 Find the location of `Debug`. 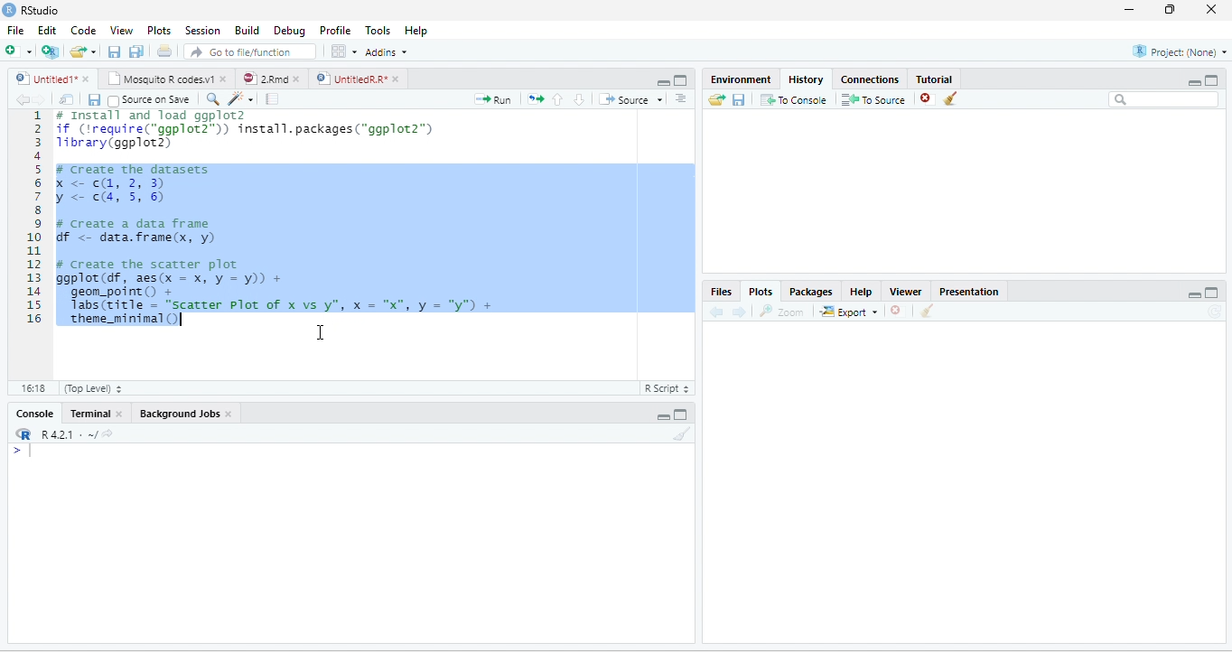

Debug is located at coordinates (289, 30).